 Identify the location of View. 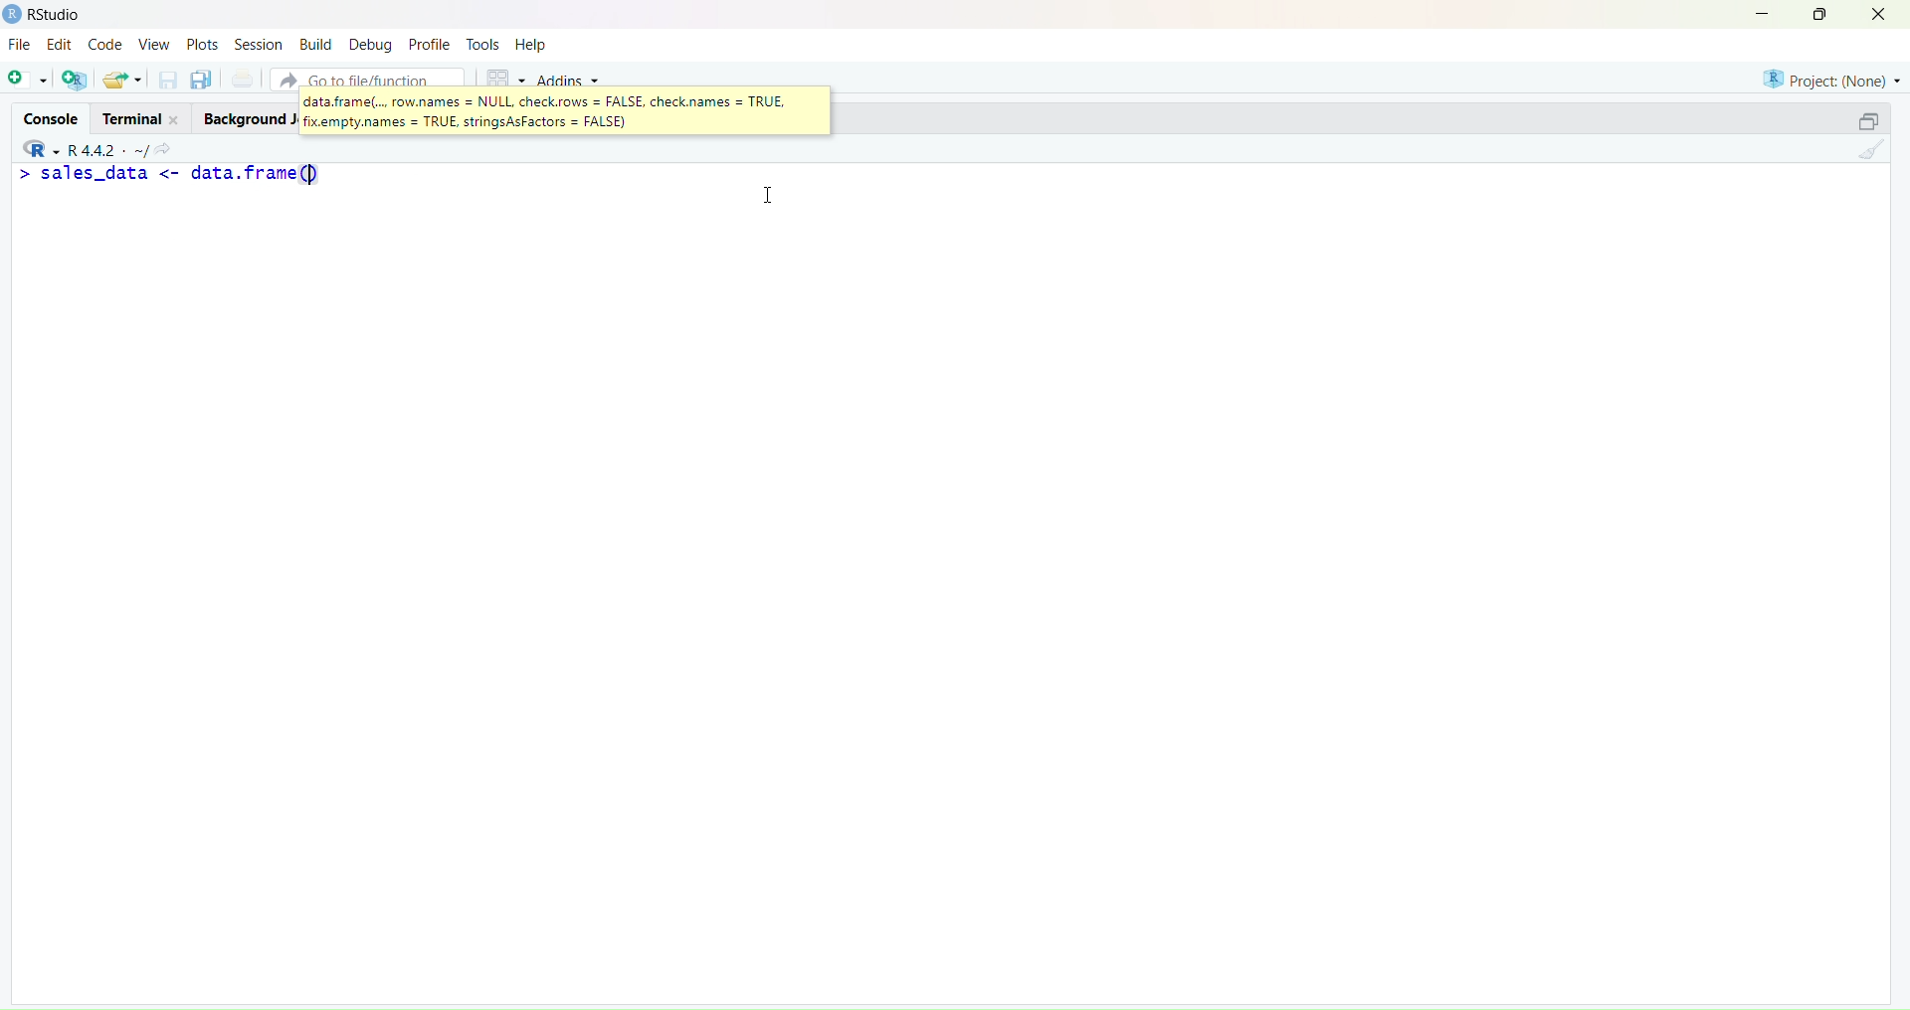
(157, 46).